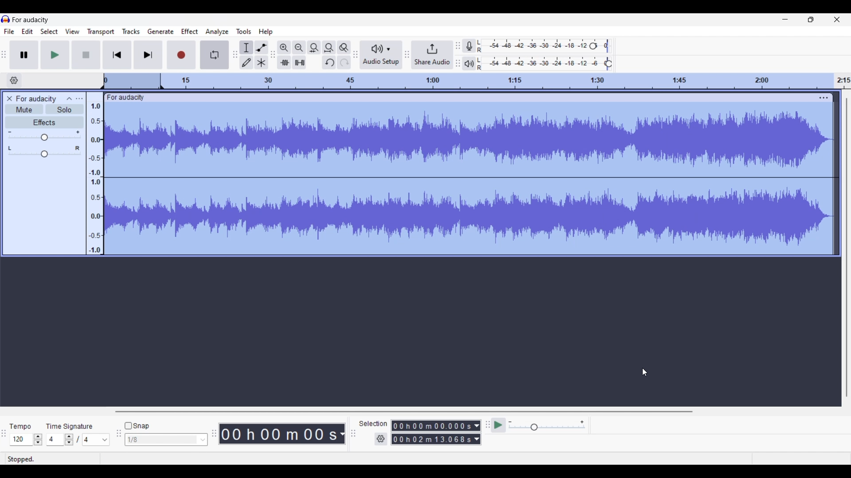 Image resolution: width=851 pixels, height=478 pixels. What do you see at coordinates (469, 64) in the screenshot?
I see `Playback meter` at bounding box center [469, 64].